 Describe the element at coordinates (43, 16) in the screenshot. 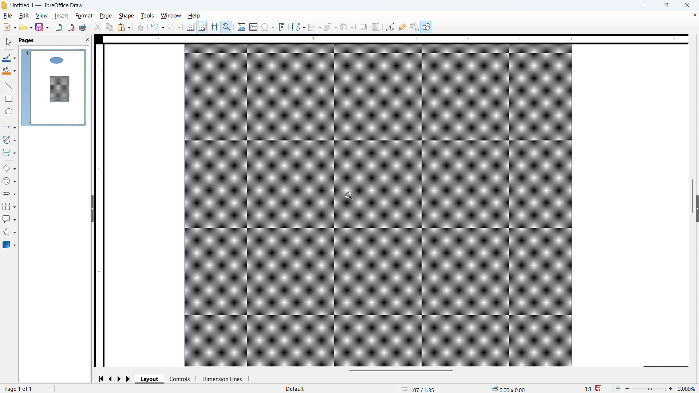

I see `View ` at that location.